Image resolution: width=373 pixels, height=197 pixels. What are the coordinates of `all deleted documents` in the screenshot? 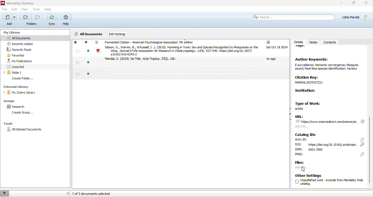 It's located at (27, 130).